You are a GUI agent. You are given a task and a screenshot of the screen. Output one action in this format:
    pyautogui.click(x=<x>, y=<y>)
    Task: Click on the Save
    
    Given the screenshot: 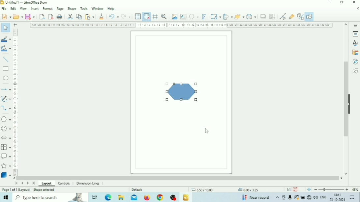 What is the action you would take?
    pyautogui.click(x=30, y=16)
    